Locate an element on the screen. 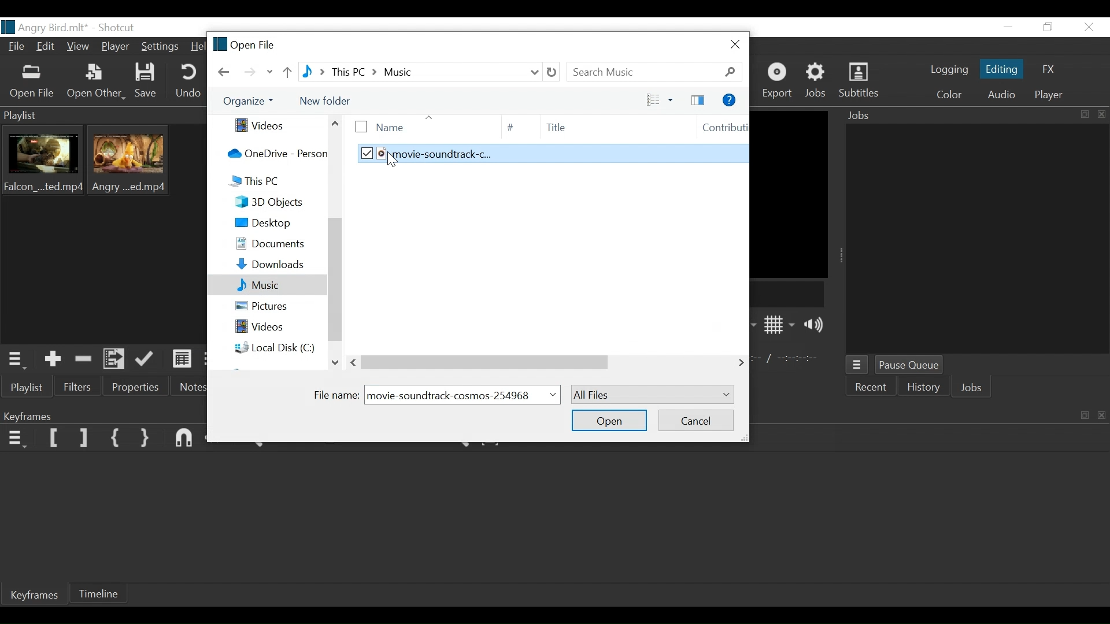 This screenshot has height=624, width=1110. Add the source to the playlist is located at coordinates (55, 358).